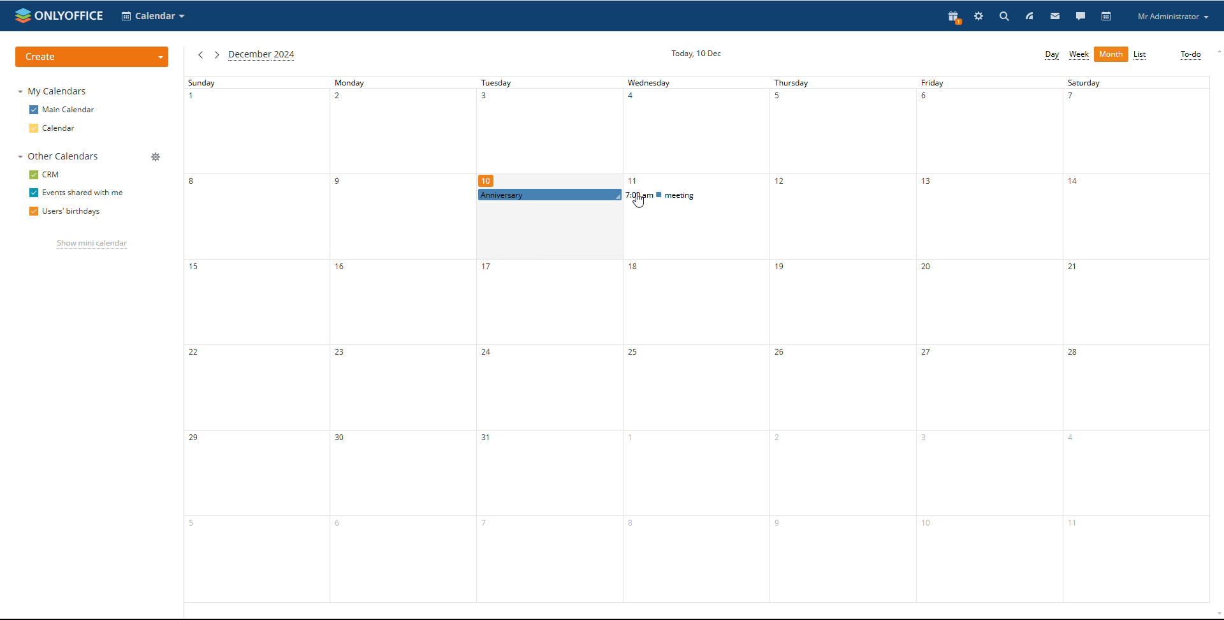 The width and height of the screenshot is (1224, 620). What do you see at coordinates (45, 175) in the screenshot?
I see `crm` at bounding box center [45, 175].